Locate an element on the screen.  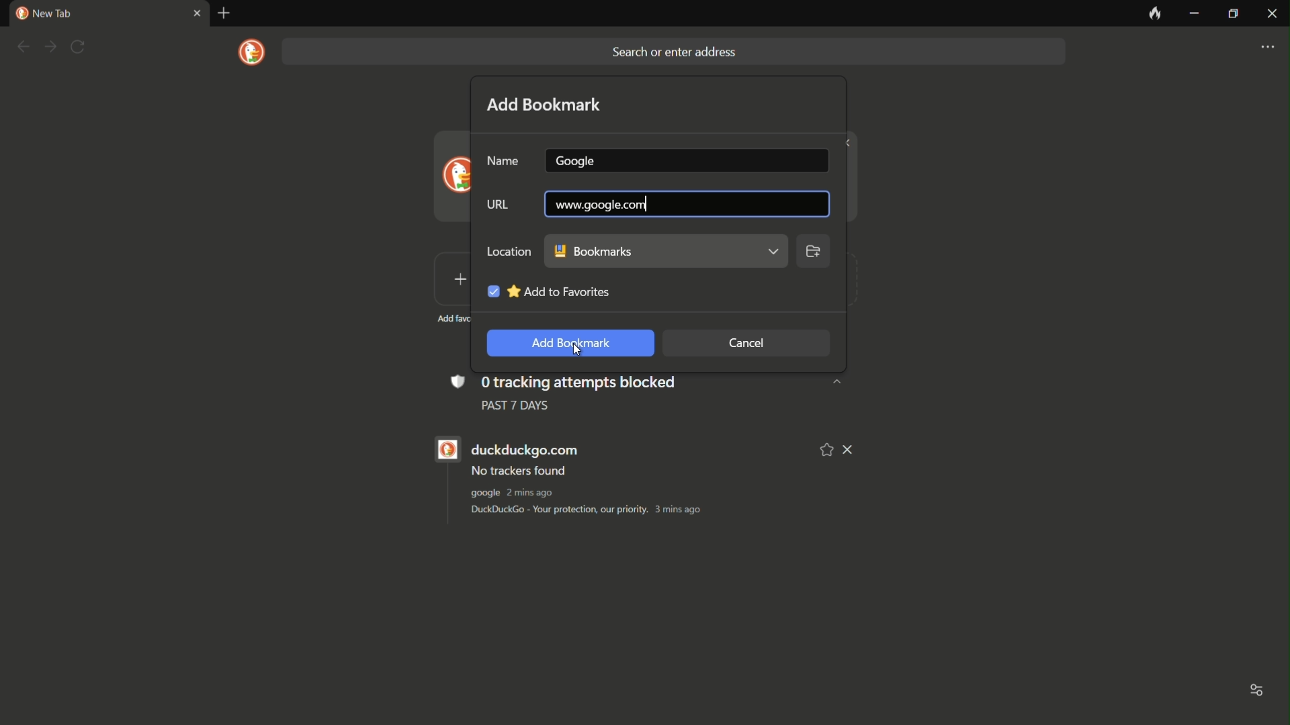
add to bookmark button is located at coordinates (566, 344).